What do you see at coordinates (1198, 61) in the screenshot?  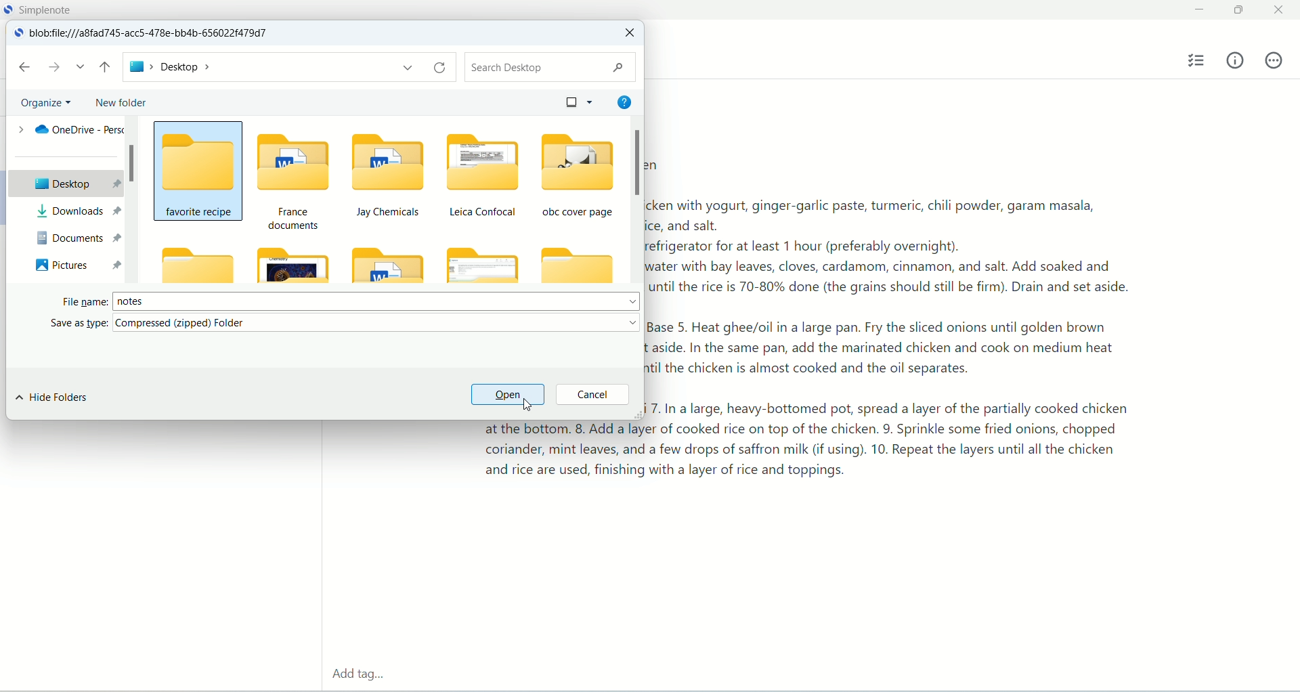 I see `insert checklist` at bounding box center [1198, 61].